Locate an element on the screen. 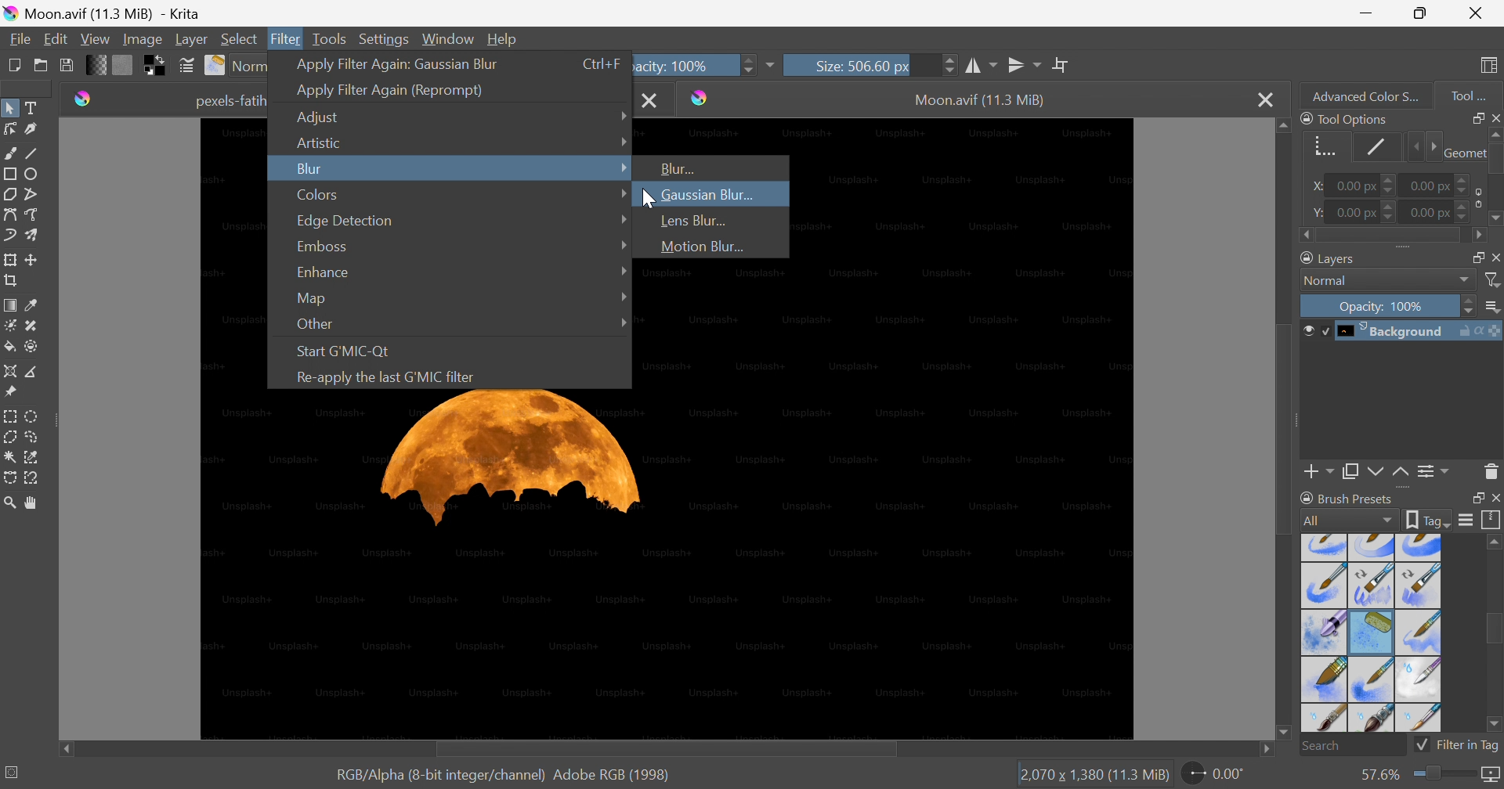 This screenshot has height=789, width=1504. Edit is located at coordinates (56, 38).